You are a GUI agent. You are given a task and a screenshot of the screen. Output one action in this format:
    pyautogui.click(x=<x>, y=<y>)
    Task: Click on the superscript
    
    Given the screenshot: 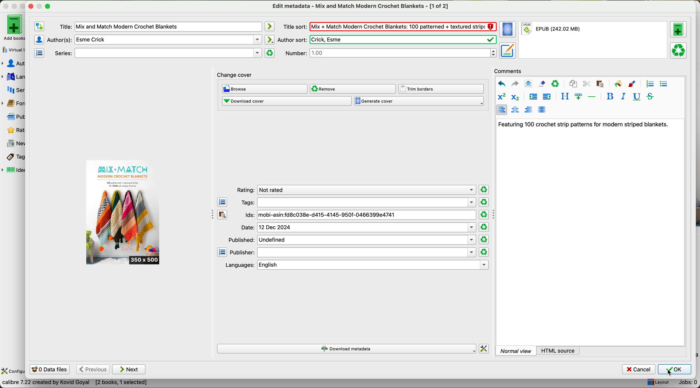 What is the action you would take?
    pyautogui.click(x=501, y=97)
    